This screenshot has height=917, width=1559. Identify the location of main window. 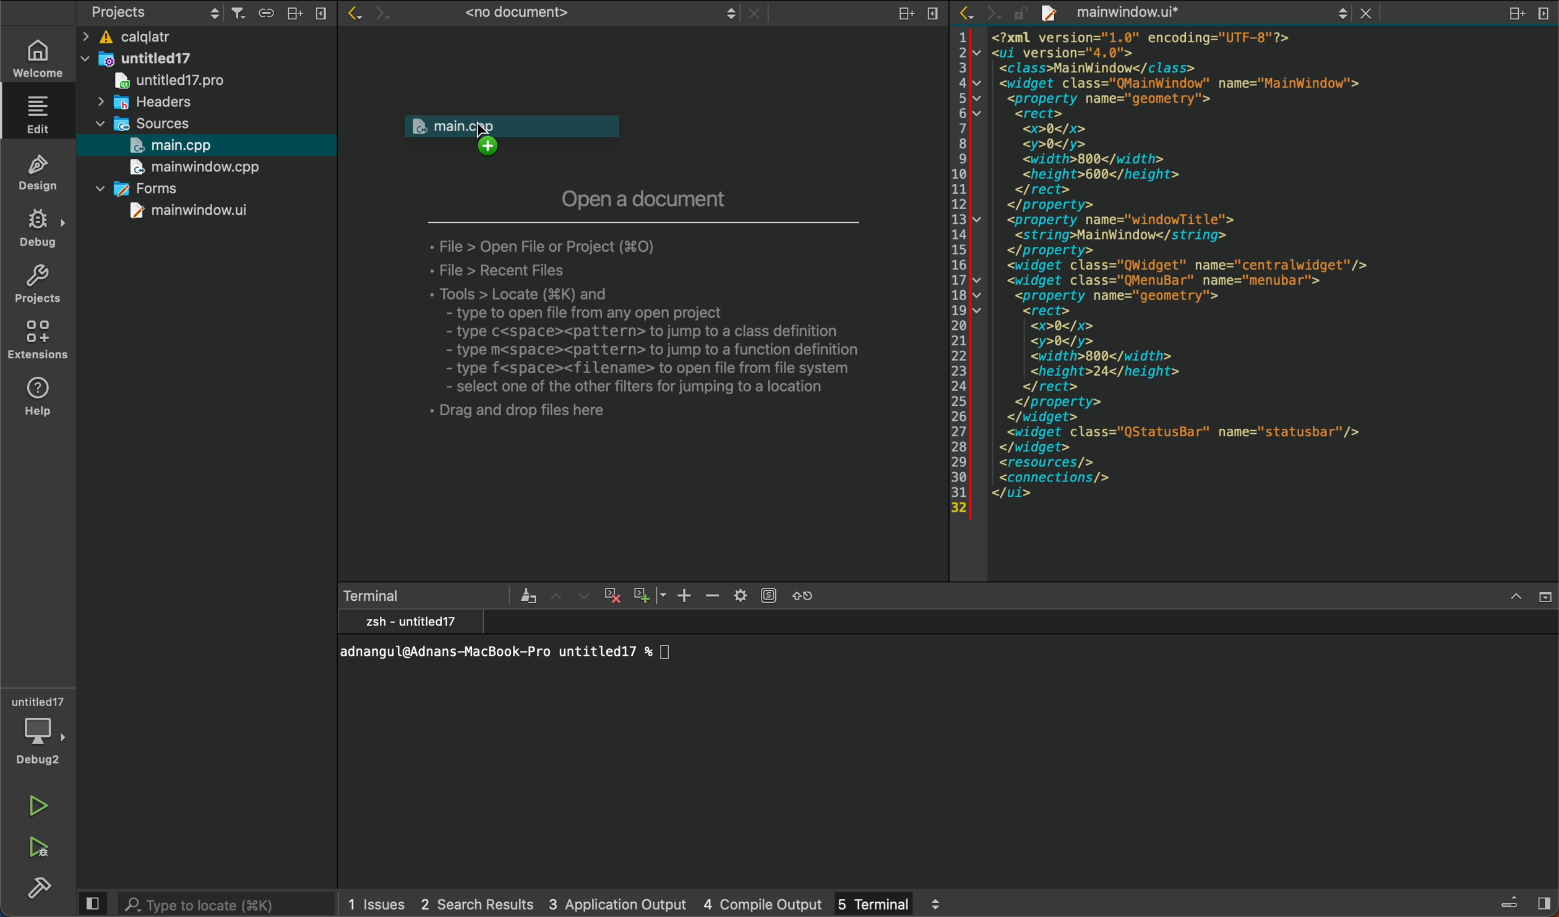
(169, 212).